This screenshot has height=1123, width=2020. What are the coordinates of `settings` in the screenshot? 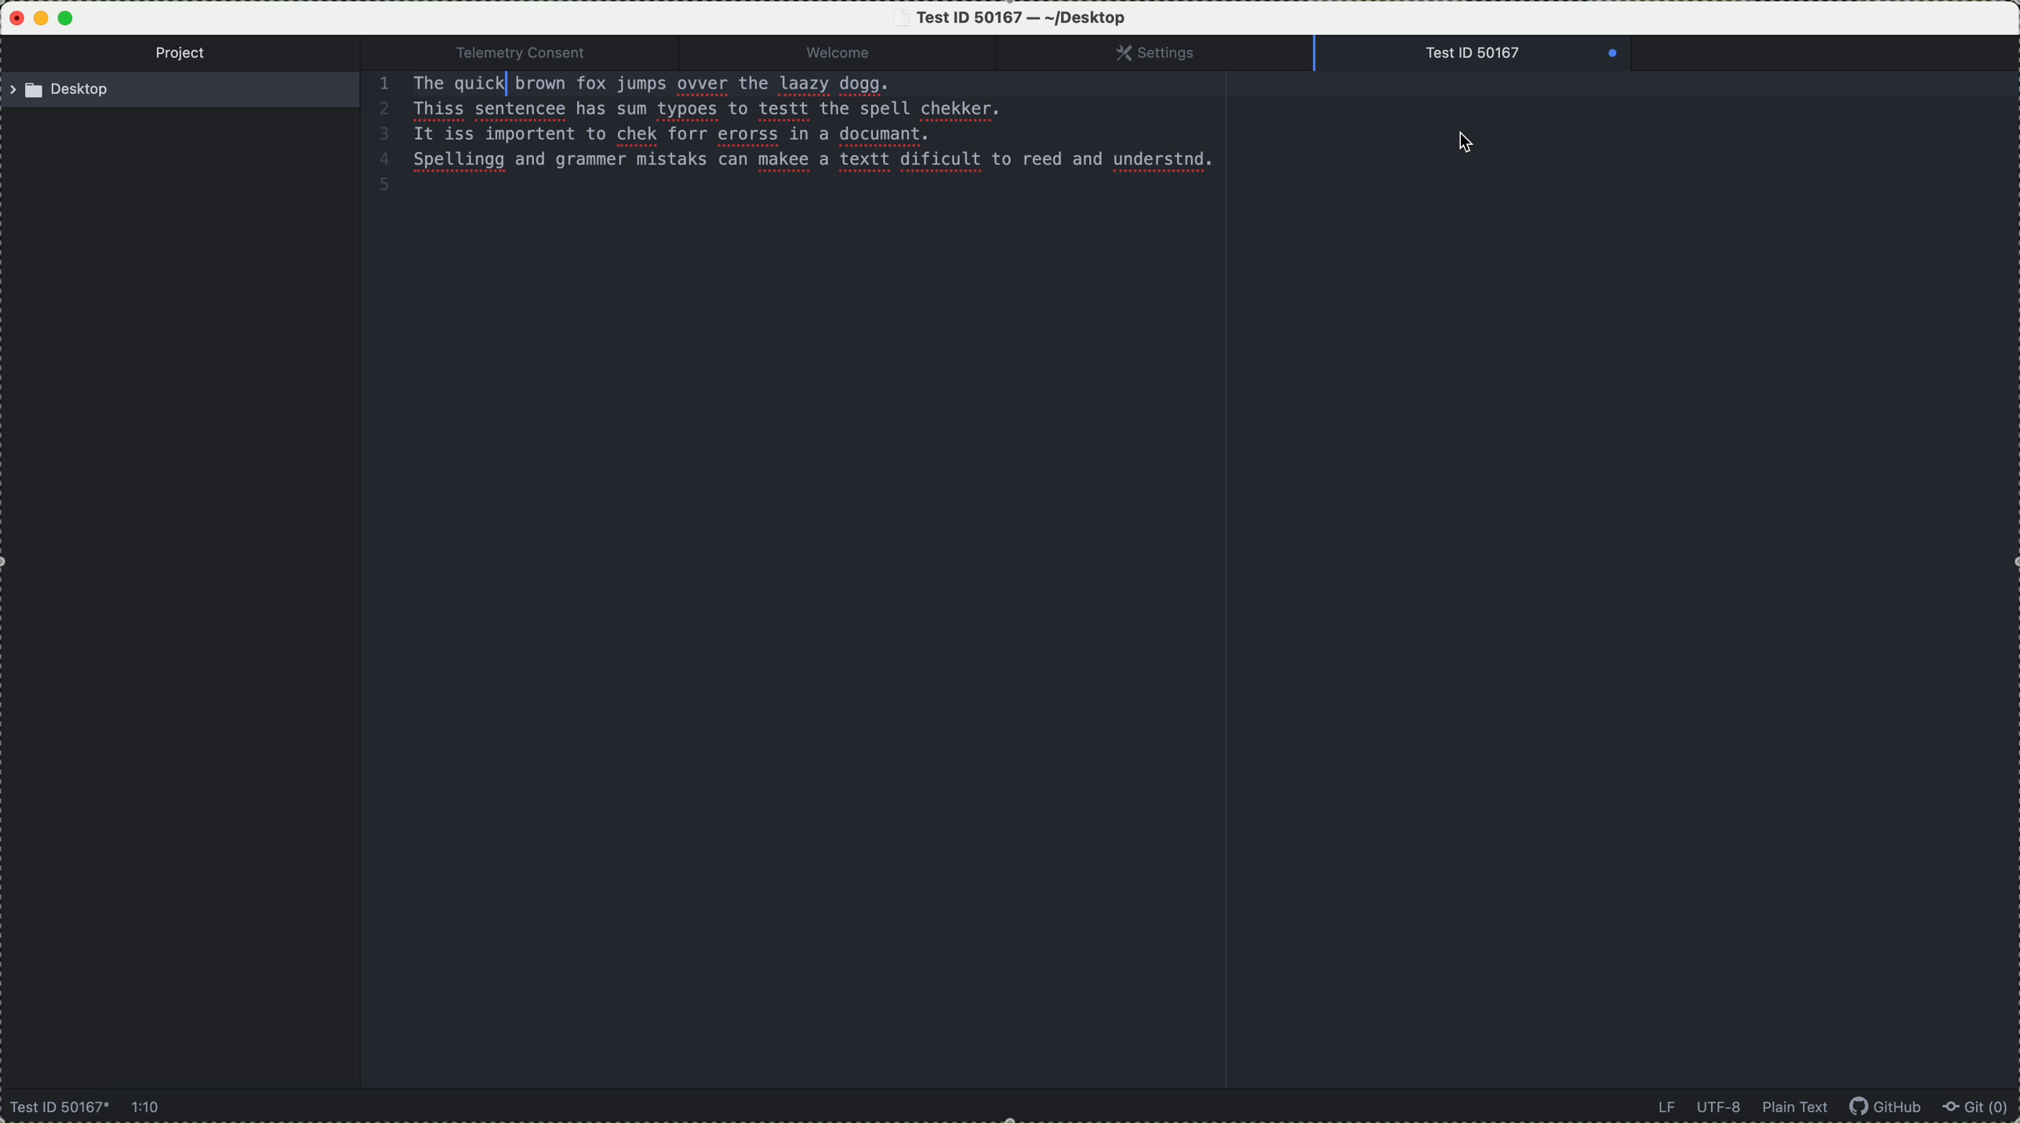 It's located at (1172, 53).